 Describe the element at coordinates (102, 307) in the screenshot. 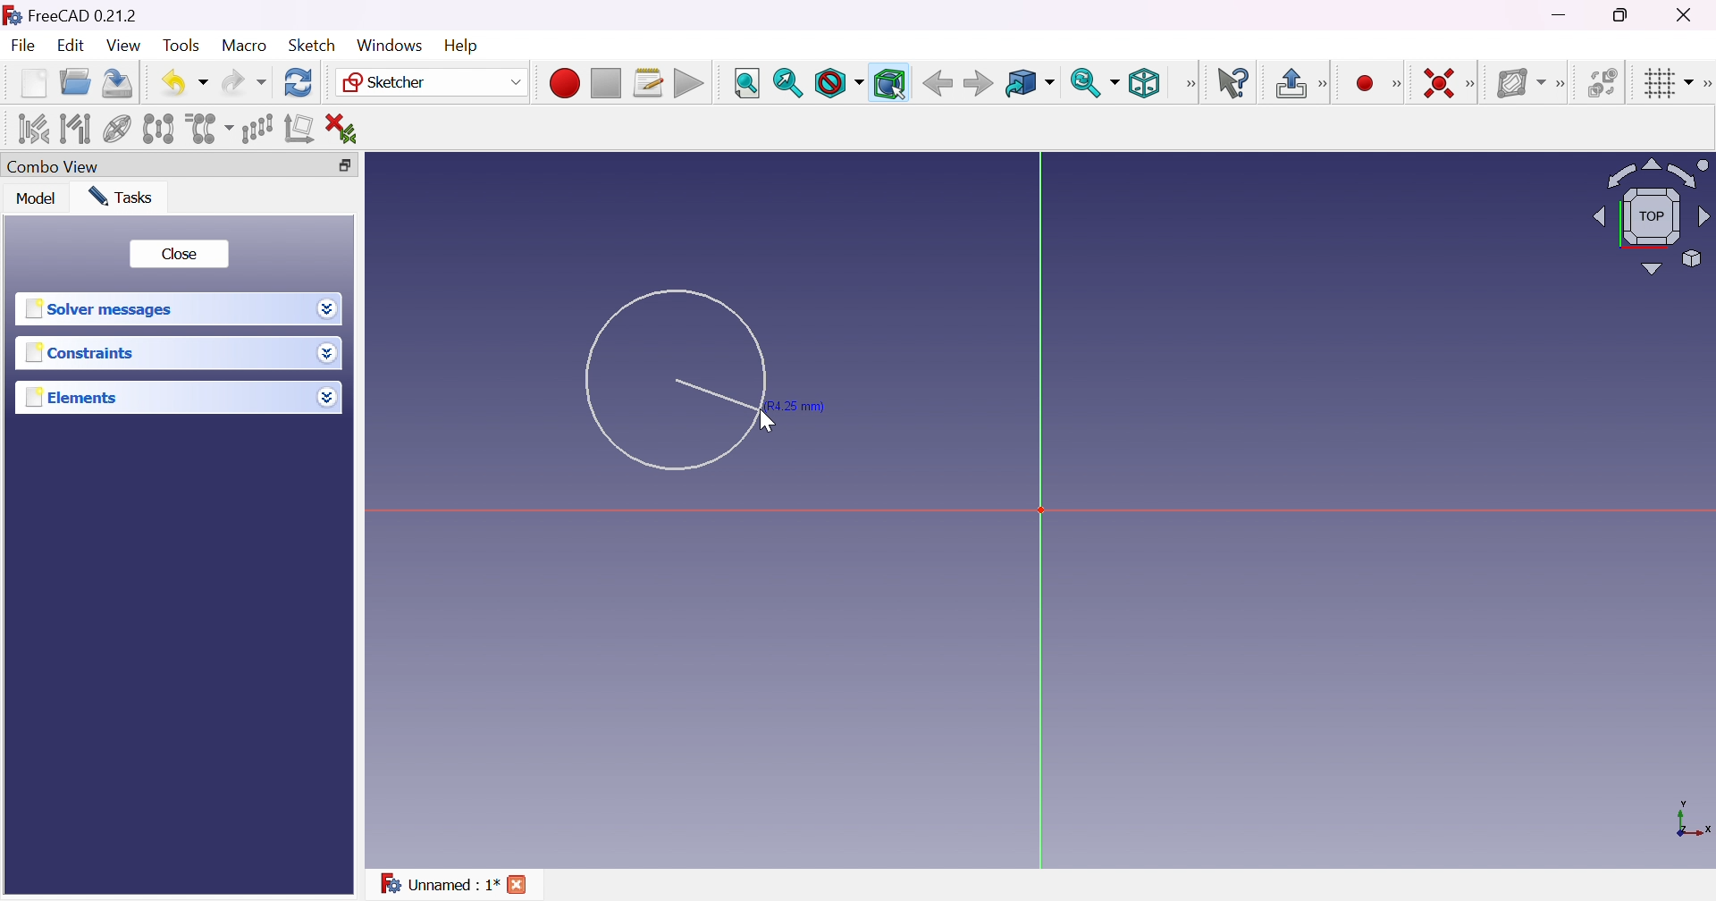

I see `Solver messages` at that location.